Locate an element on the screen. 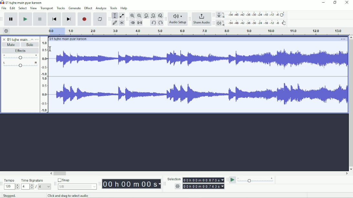  Snap is located at coordinates (77, 180).